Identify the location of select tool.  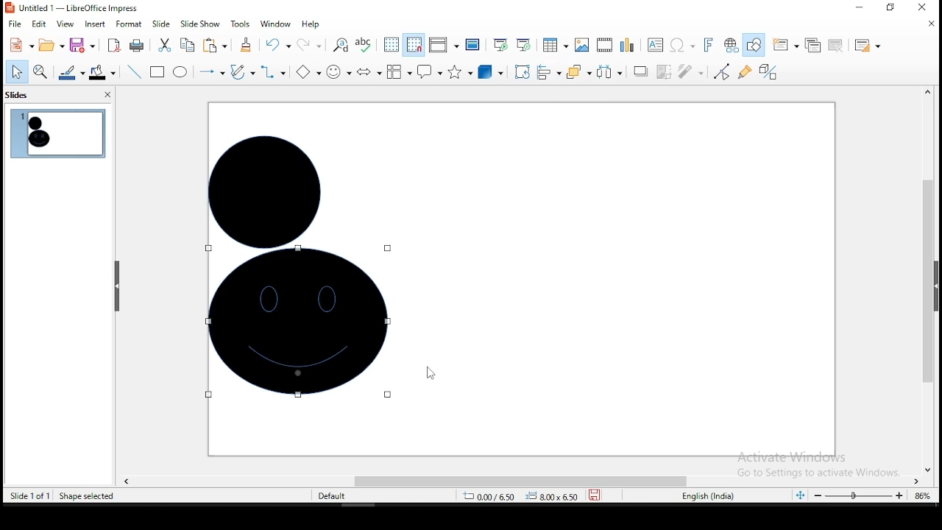
(17, 71).